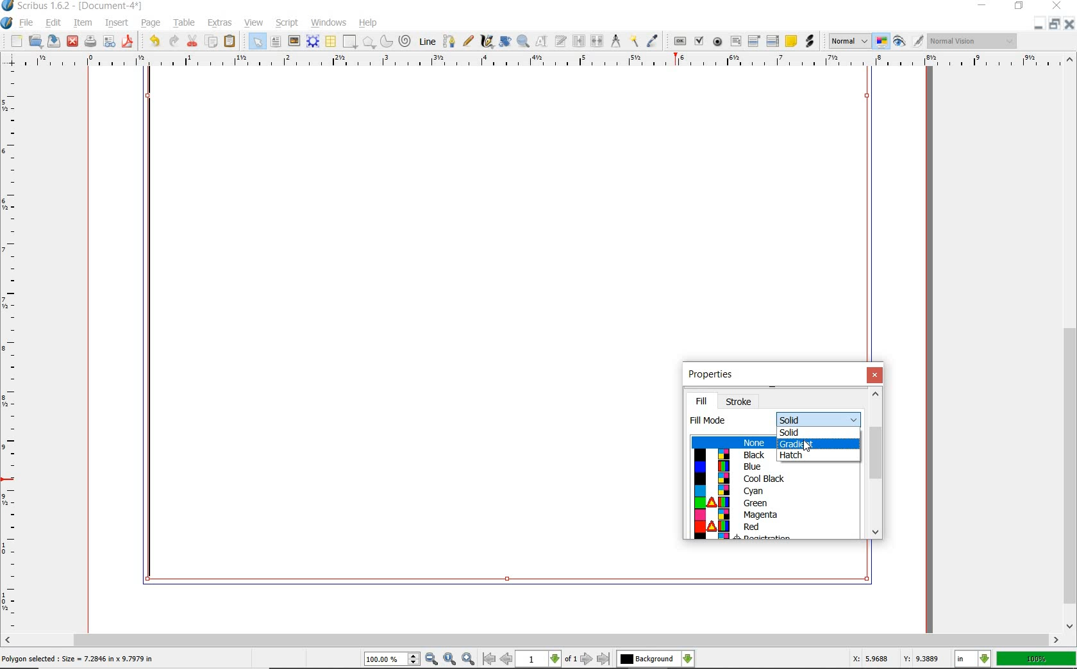  What do you see at coordinates (28, 24) in the screenshot?
I see `file` at bounding box center [28, 24].